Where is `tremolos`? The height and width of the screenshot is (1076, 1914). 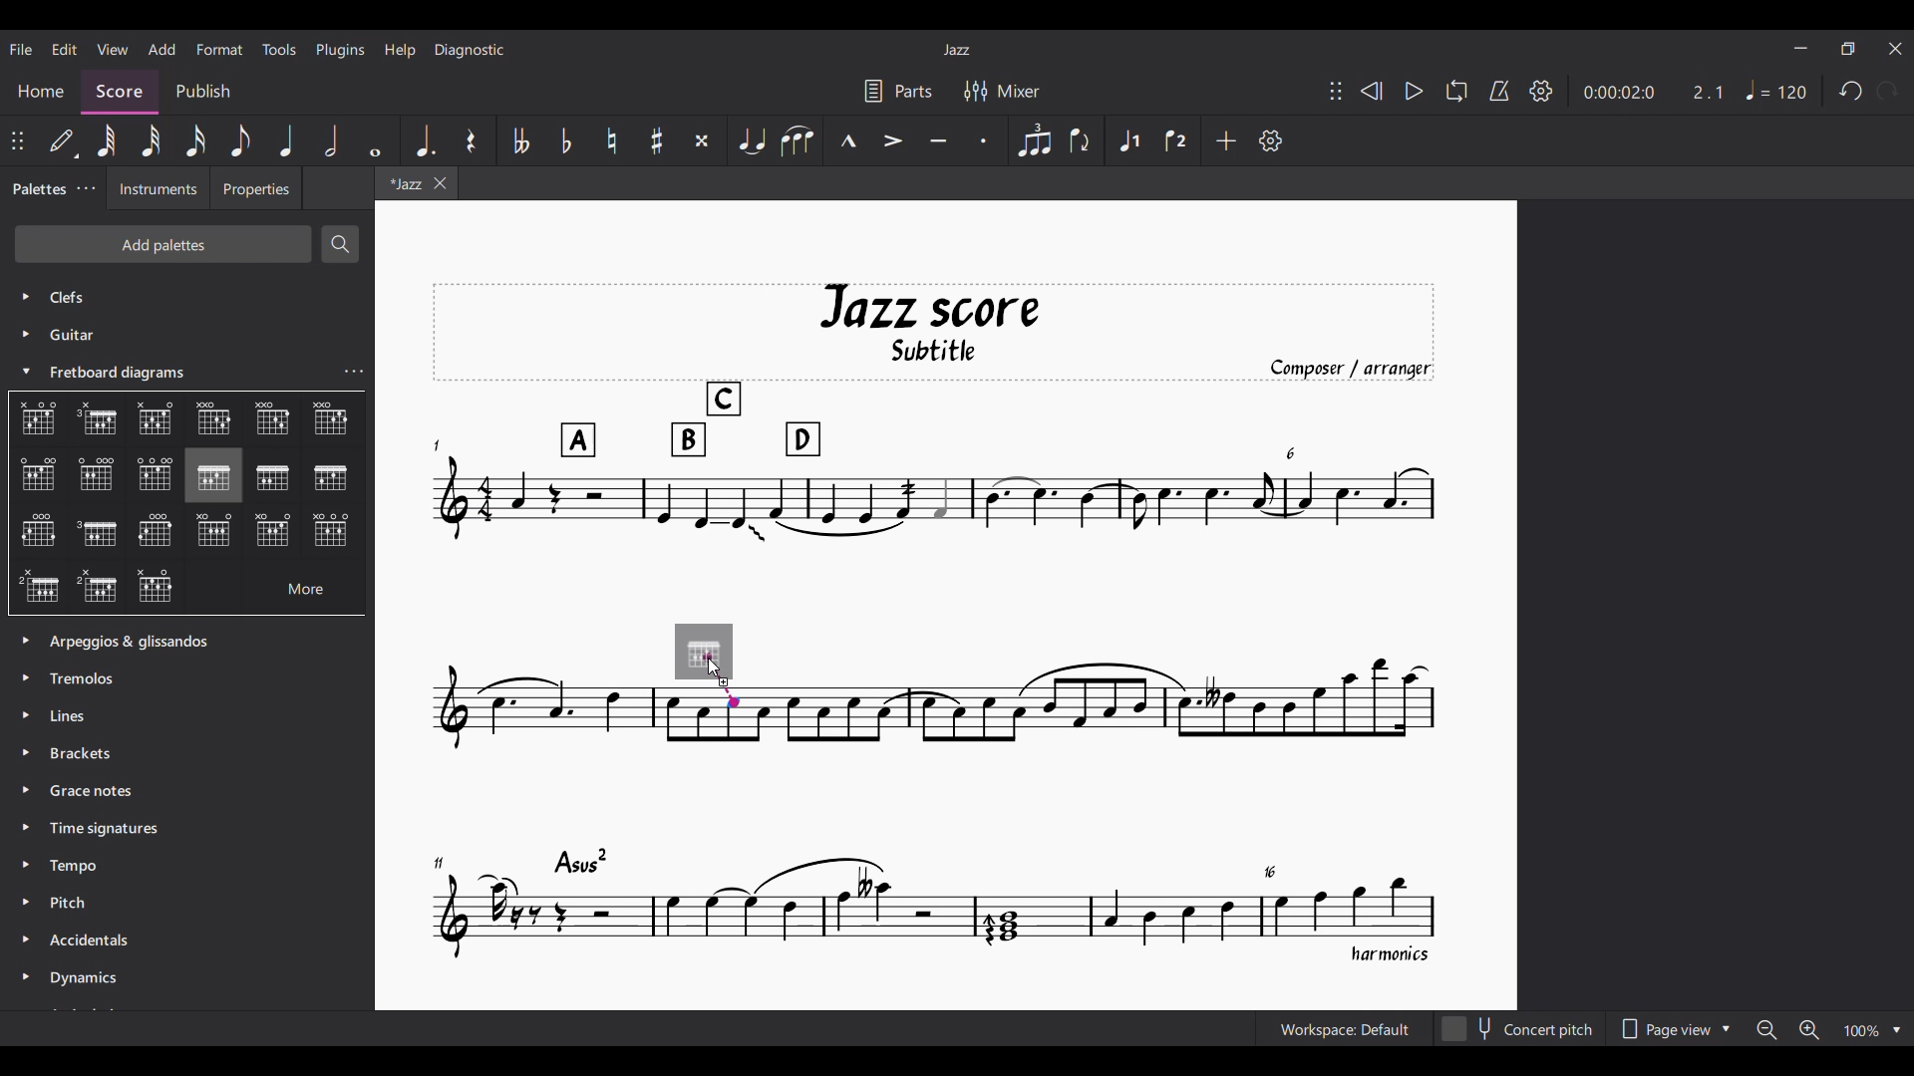 tremolos is located at coordinates (91, 676).